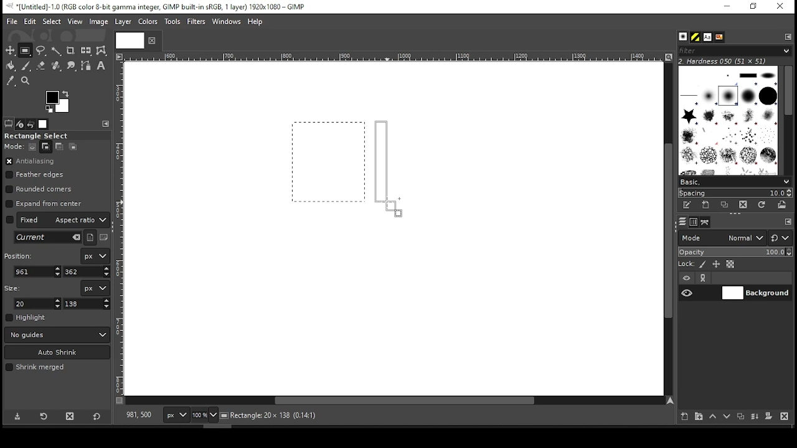 This screenshot has height=448, width=797. What do you see at coordinates (742, 418) in the screenshot?
I see `duplicate layer` at bounding box center [742, 418].